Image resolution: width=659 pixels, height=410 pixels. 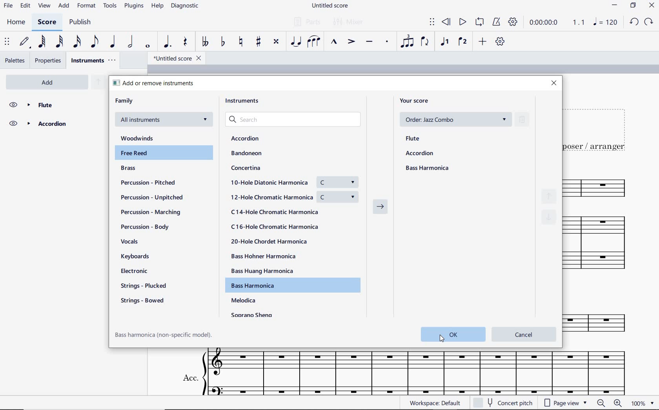 What do you see at coordinates (275, 242) in the screenshot?
I see `20-Hole Chordet Harmonica` at bounding box center [275, 242].